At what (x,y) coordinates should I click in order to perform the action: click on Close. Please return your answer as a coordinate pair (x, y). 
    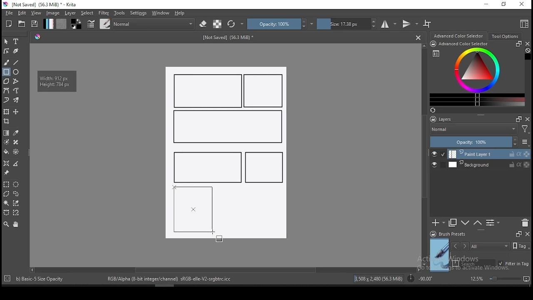
    Looking at the image, I should click on (418, 37).